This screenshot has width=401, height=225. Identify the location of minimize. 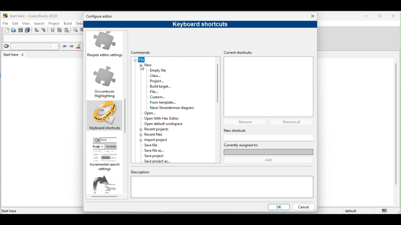
(367, 16).